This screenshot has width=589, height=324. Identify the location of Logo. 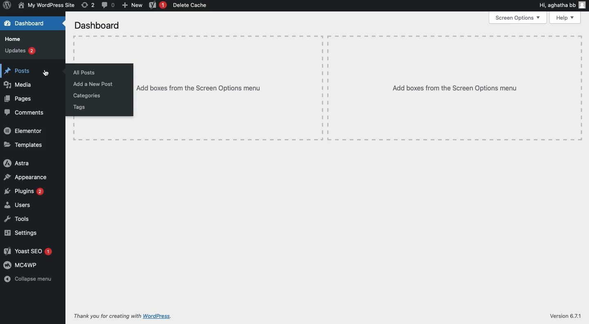
(7, 6).